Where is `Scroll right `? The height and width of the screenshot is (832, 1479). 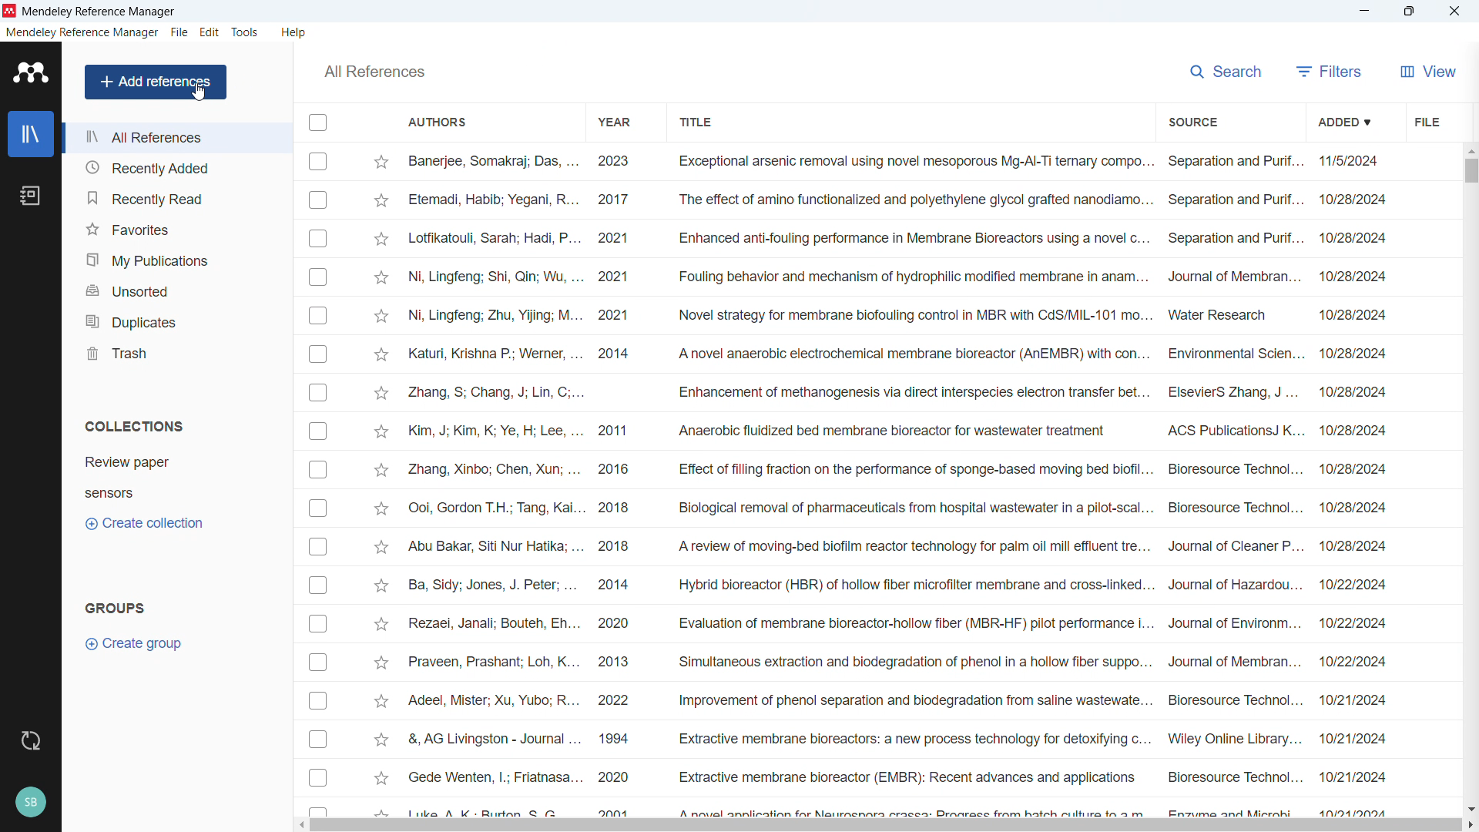
Scroll right  is located at coordinates (1470, 826).